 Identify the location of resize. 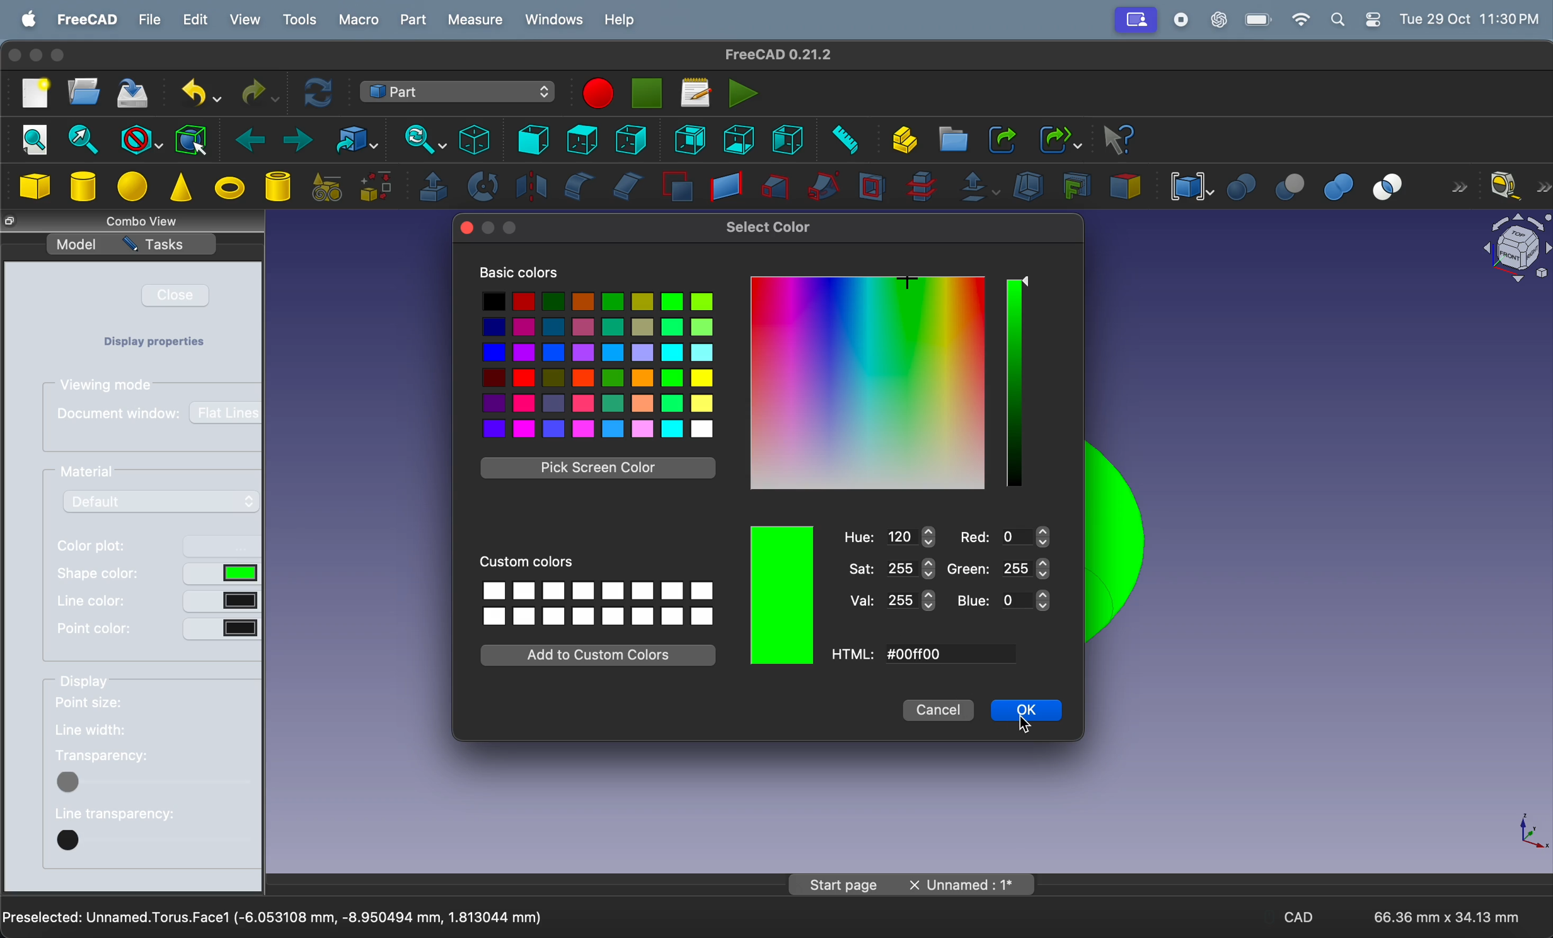
(9, 223).